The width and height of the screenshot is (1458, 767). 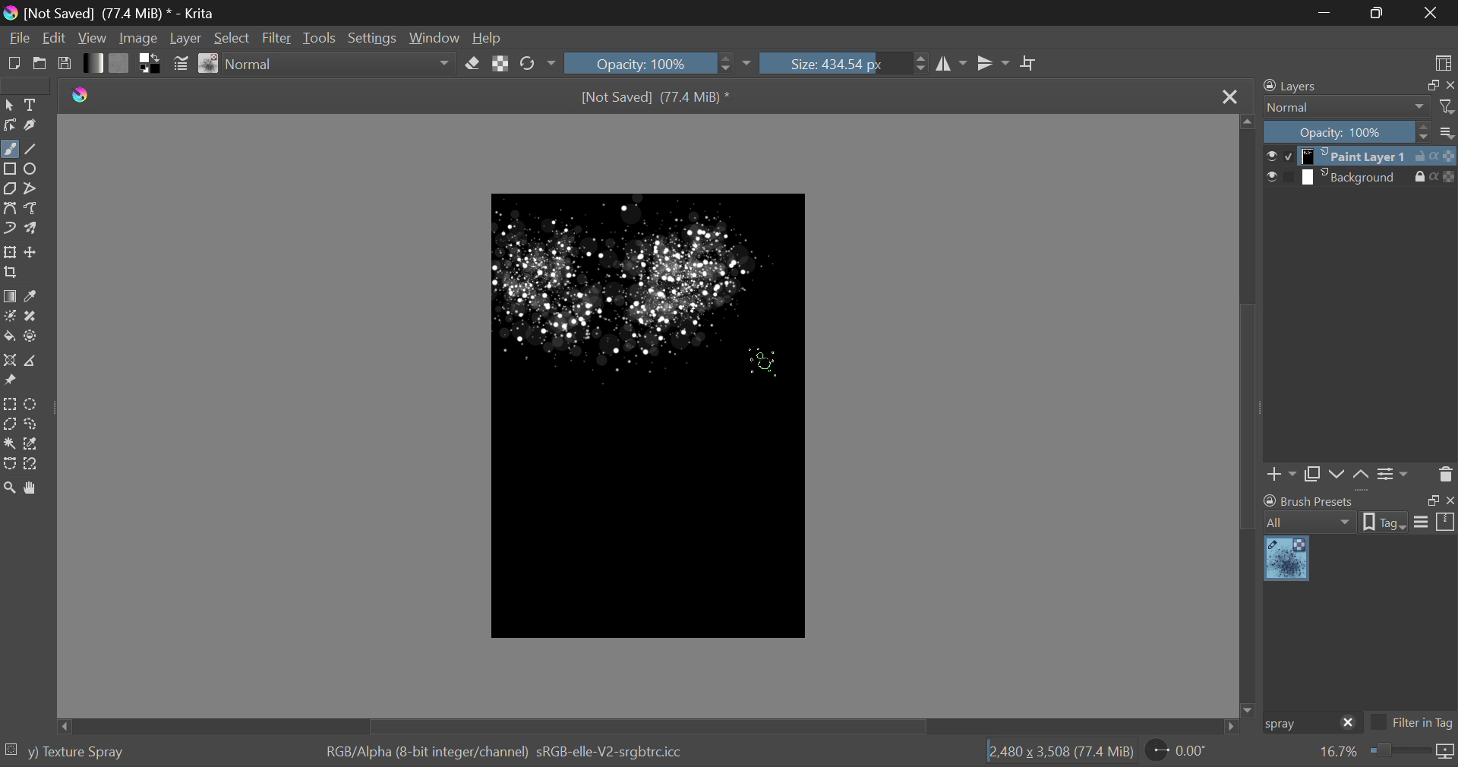 I want to click on Crop Layer, so click(x=12, y=273).